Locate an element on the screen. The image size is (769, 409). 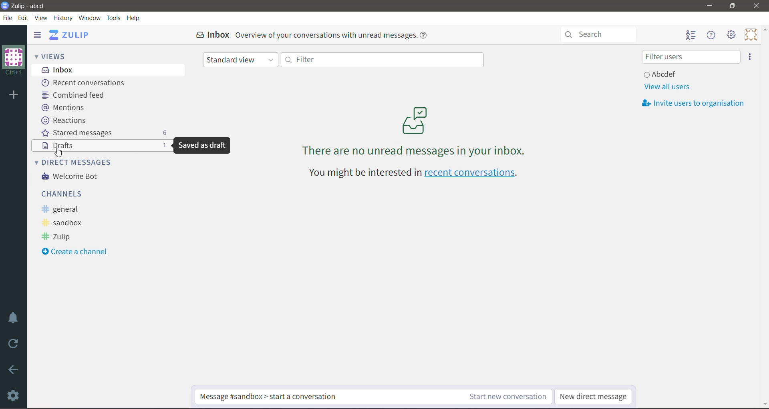
User and Status is located at coordinates (662, 74).